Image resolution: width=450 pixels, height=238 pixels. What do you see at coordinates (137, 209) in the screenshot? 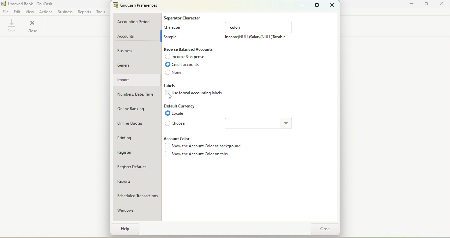
I see `Windows` at bounding box center [137, 209].